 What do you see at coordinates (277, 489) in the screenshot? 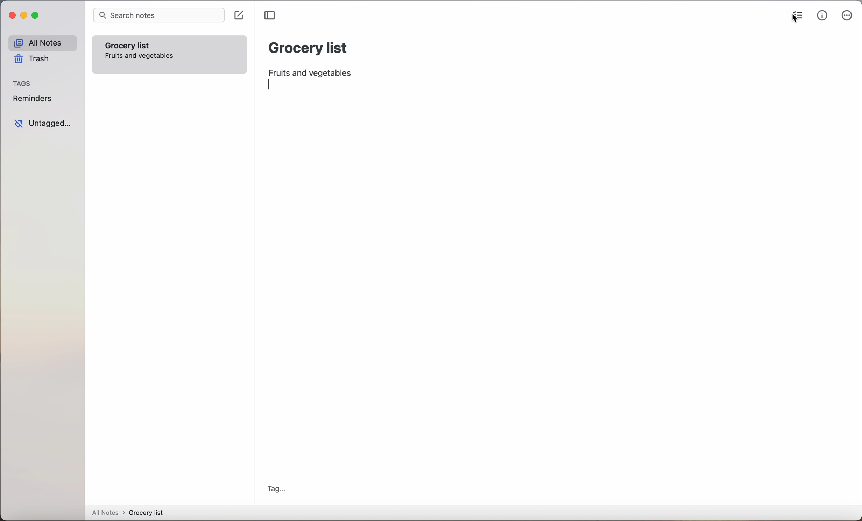
I see `tag` at bounding box center [277, 489].